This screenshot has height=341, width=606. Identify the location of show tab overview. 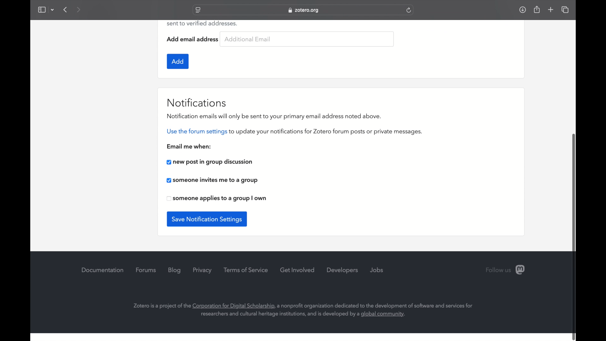
(566, 10).